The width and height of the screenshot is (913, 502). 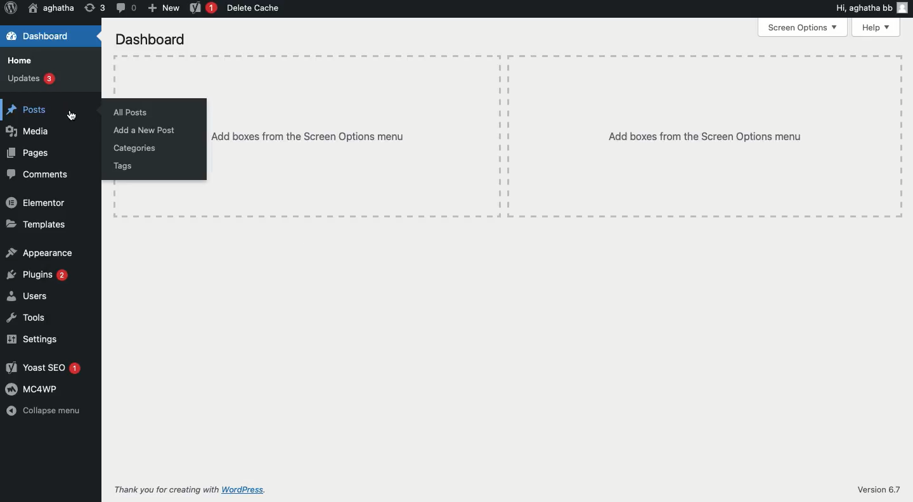 What do you see at coordinates (801, 27) in the screenshot?
I see `Screen options` at bounding box center [801, 27].